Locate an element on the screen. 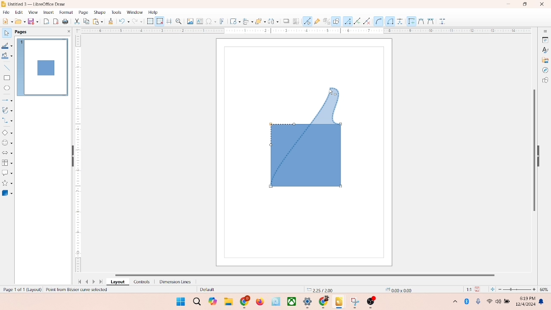  hide is located at coordinates (71, 157).